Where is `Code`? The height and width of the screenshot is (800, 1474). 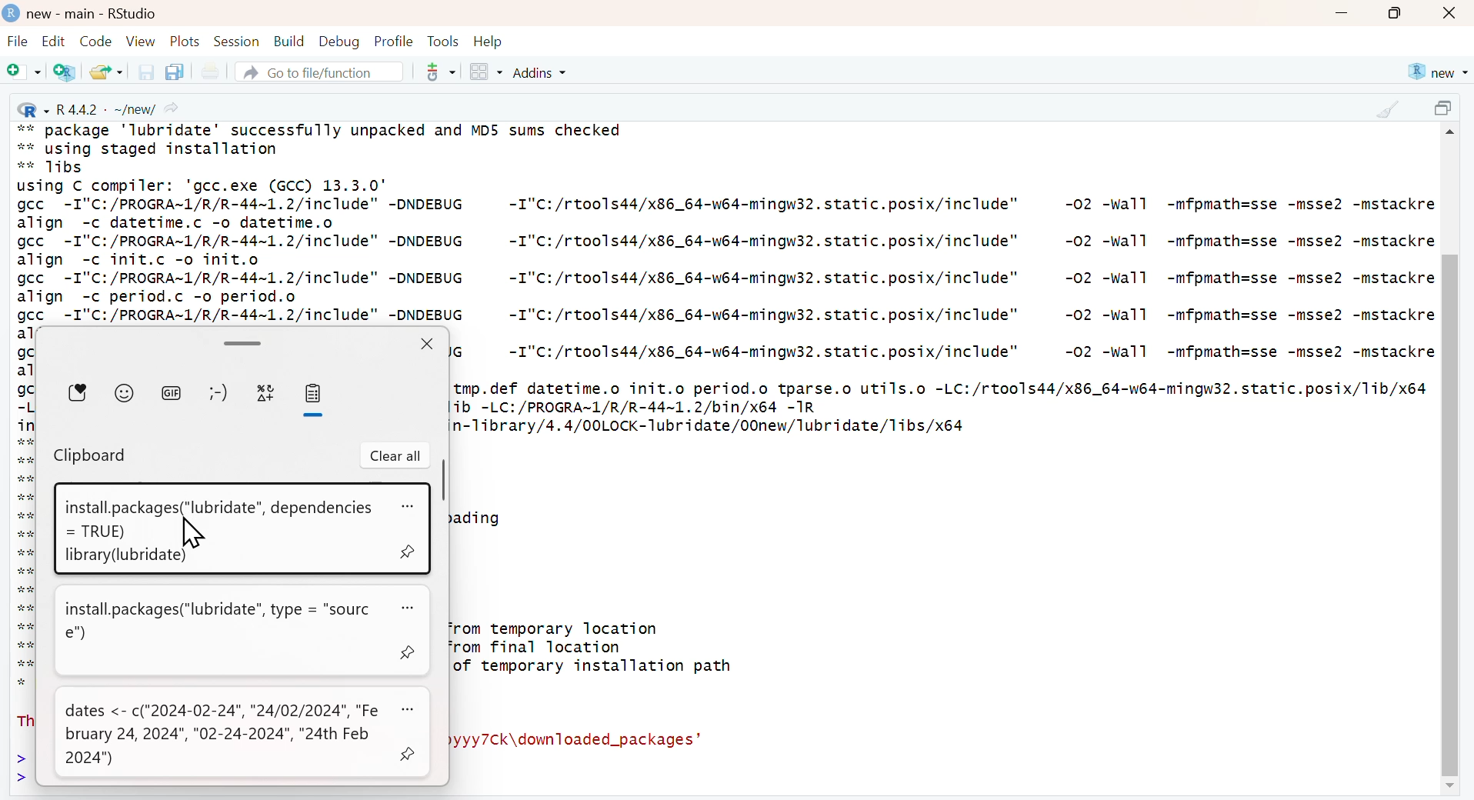 Code is located at coordinates (94, 41).